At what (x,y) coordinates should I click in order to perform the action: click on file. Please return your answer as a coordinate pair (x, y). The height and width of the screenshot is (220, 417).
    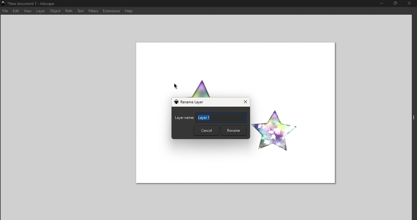
    Looking at the image, I should click on (5, 11).